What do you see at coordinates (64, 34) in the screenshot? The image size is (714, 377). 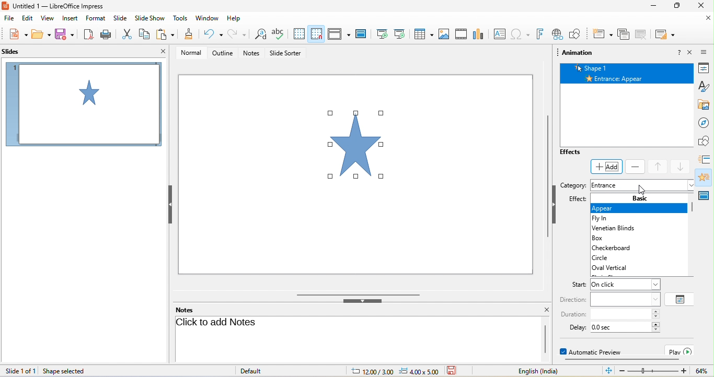 I see `save` at bounding box center [64, 34].